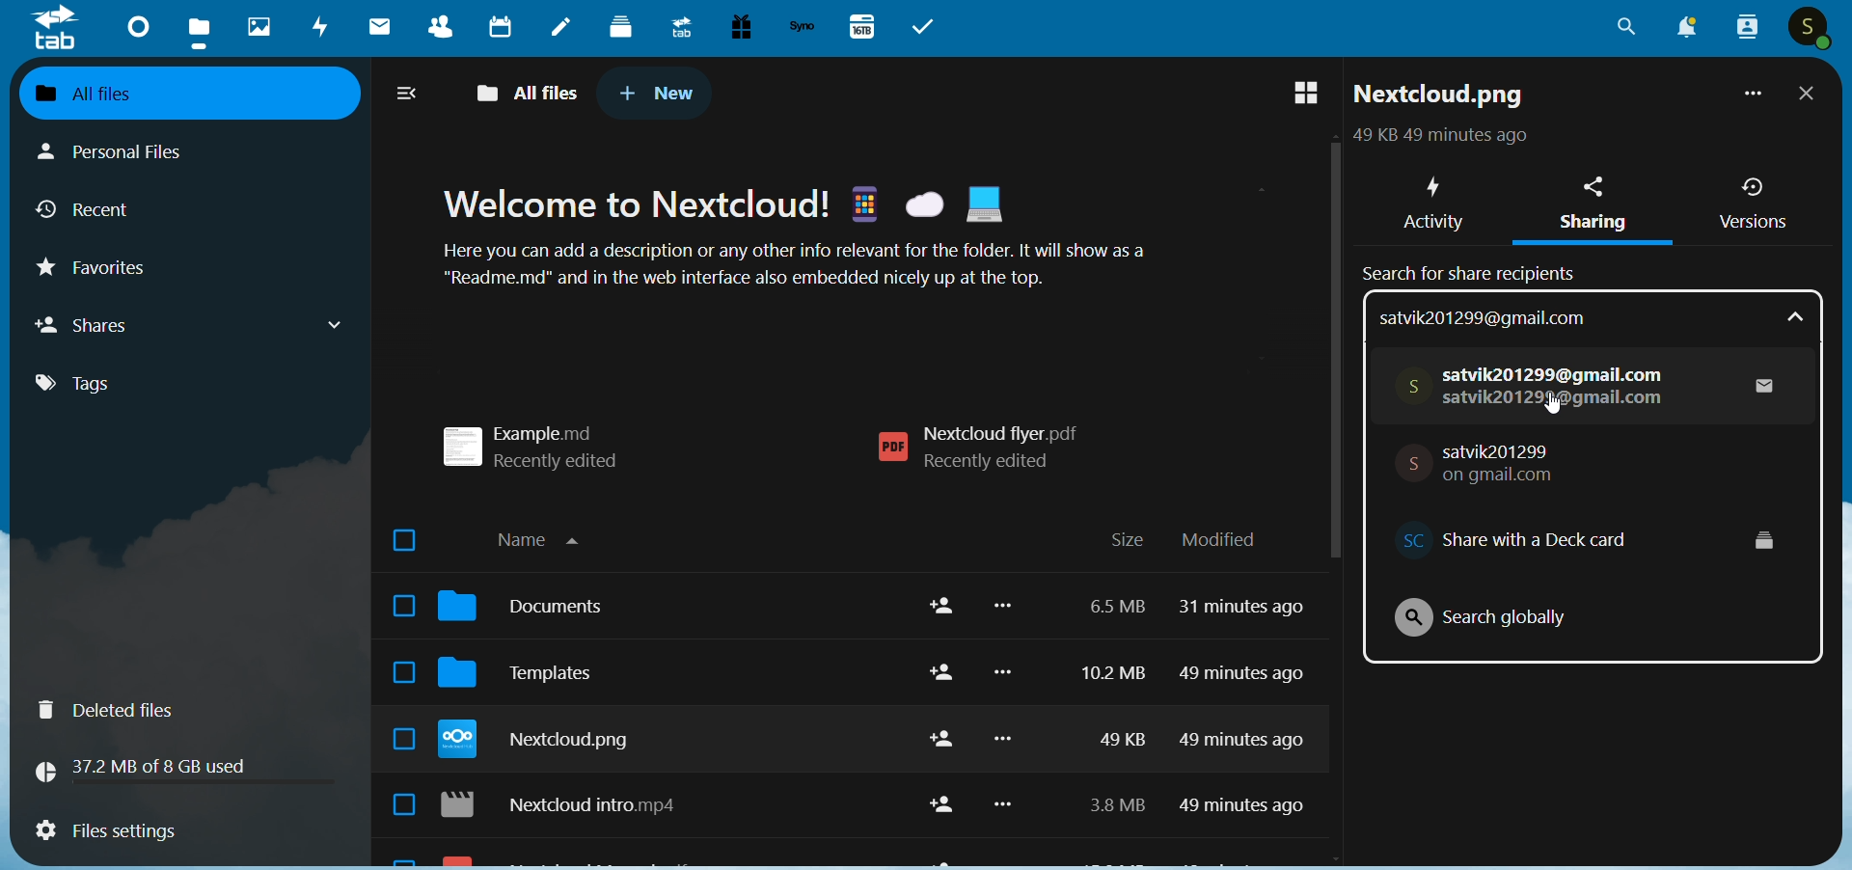 Image resolution: width=1852 pixels, height=870 pixels. What do you see at coordinates (134, 25) in the screenshot?
I see `dashboard` at bounding box center [134, 25].